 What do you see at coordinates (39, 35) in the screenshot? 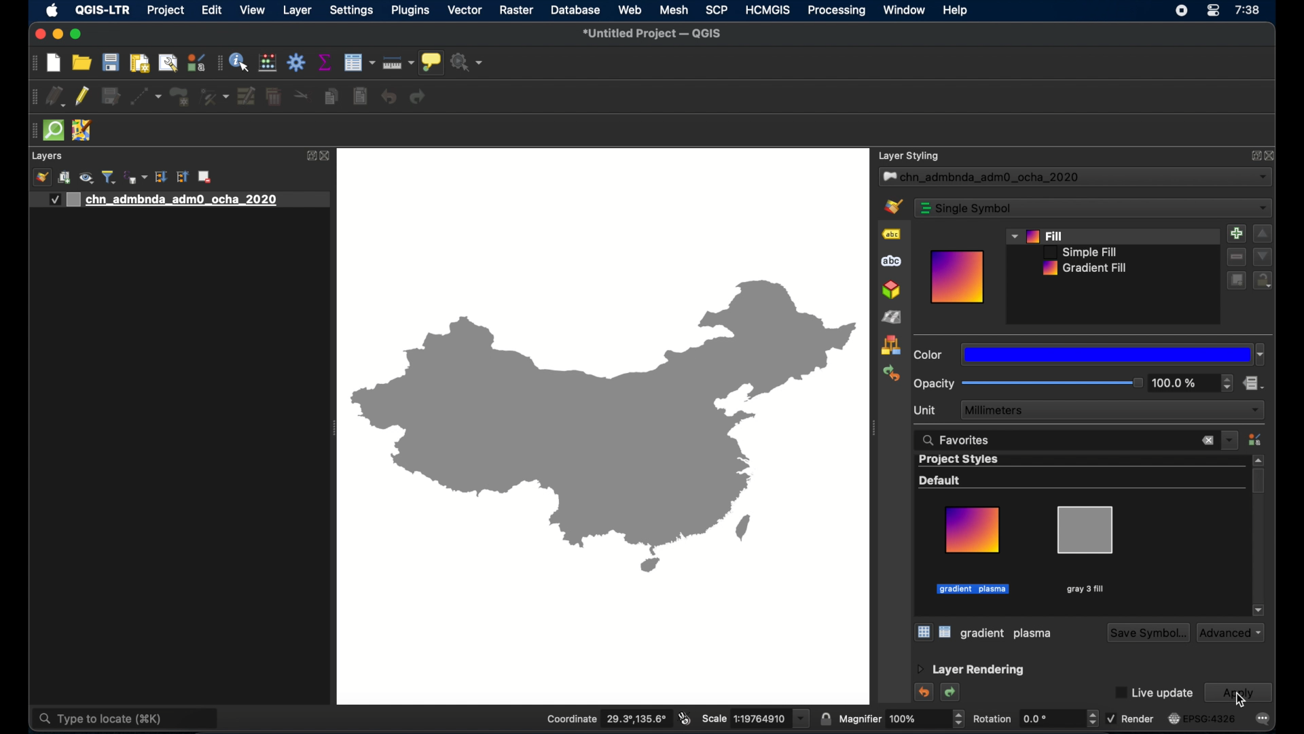
I see `close` at bounding box center [39, 35].